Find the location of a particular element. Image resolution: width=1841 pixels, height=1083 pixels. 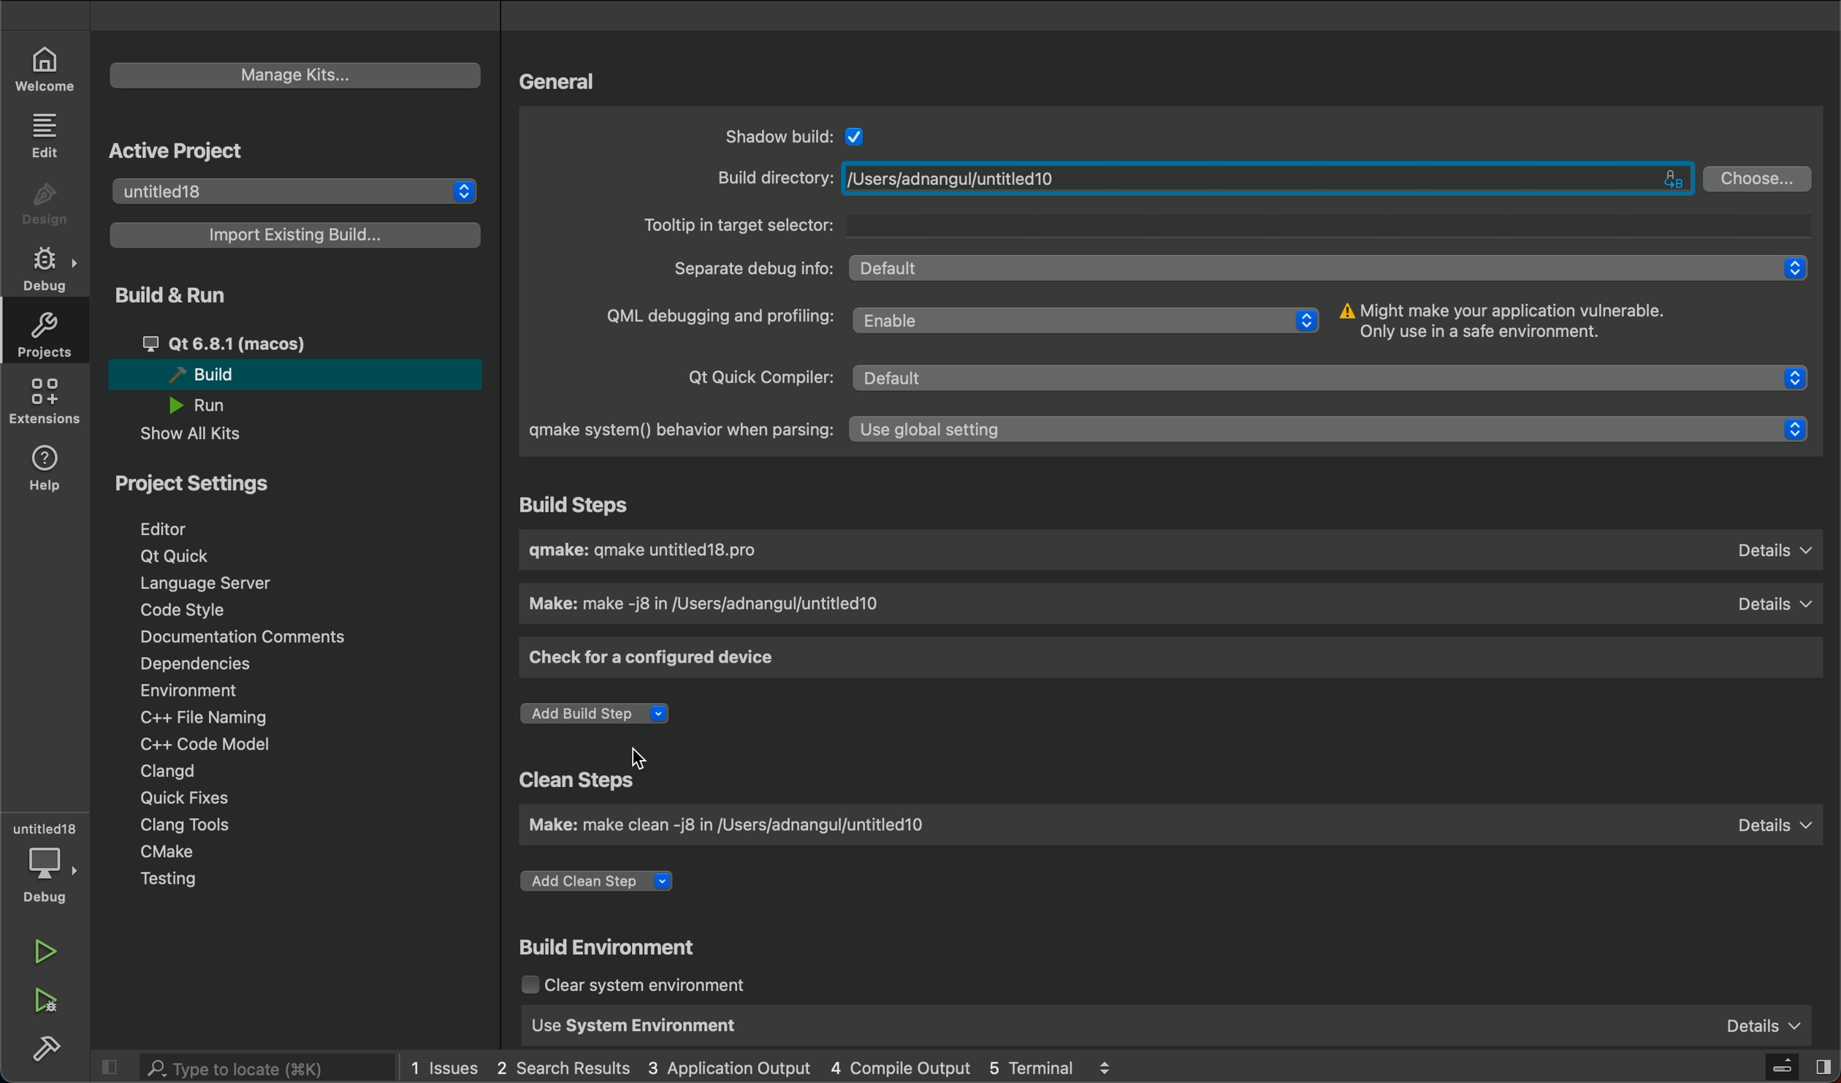

check  is located at coordinates (1157, 659).